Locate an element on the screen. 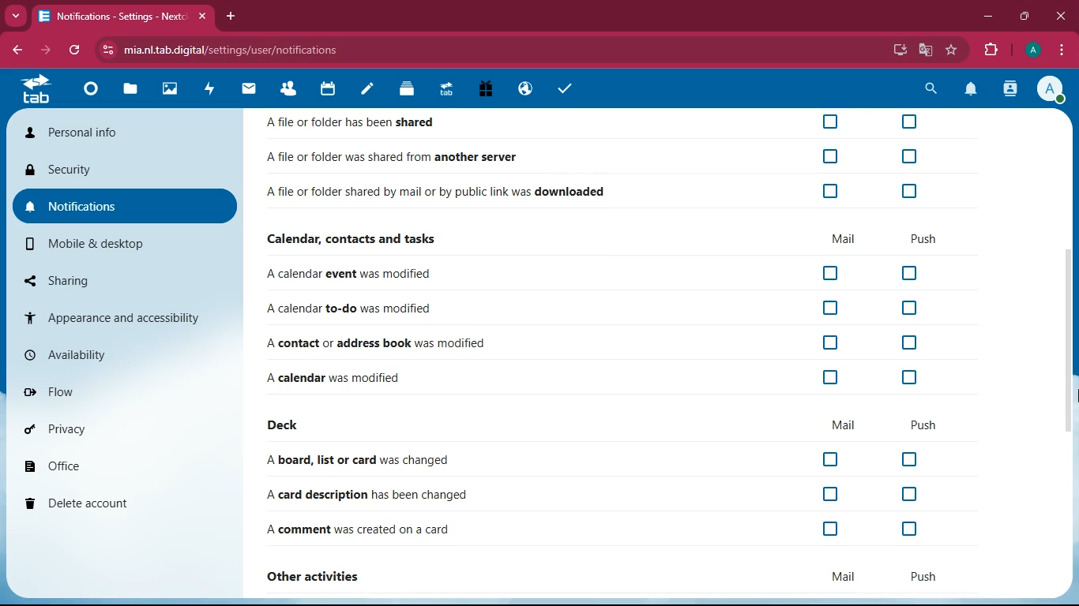 This screenshot has height=606, width=1079. Email Hosting is located at coordinates (526, 91).